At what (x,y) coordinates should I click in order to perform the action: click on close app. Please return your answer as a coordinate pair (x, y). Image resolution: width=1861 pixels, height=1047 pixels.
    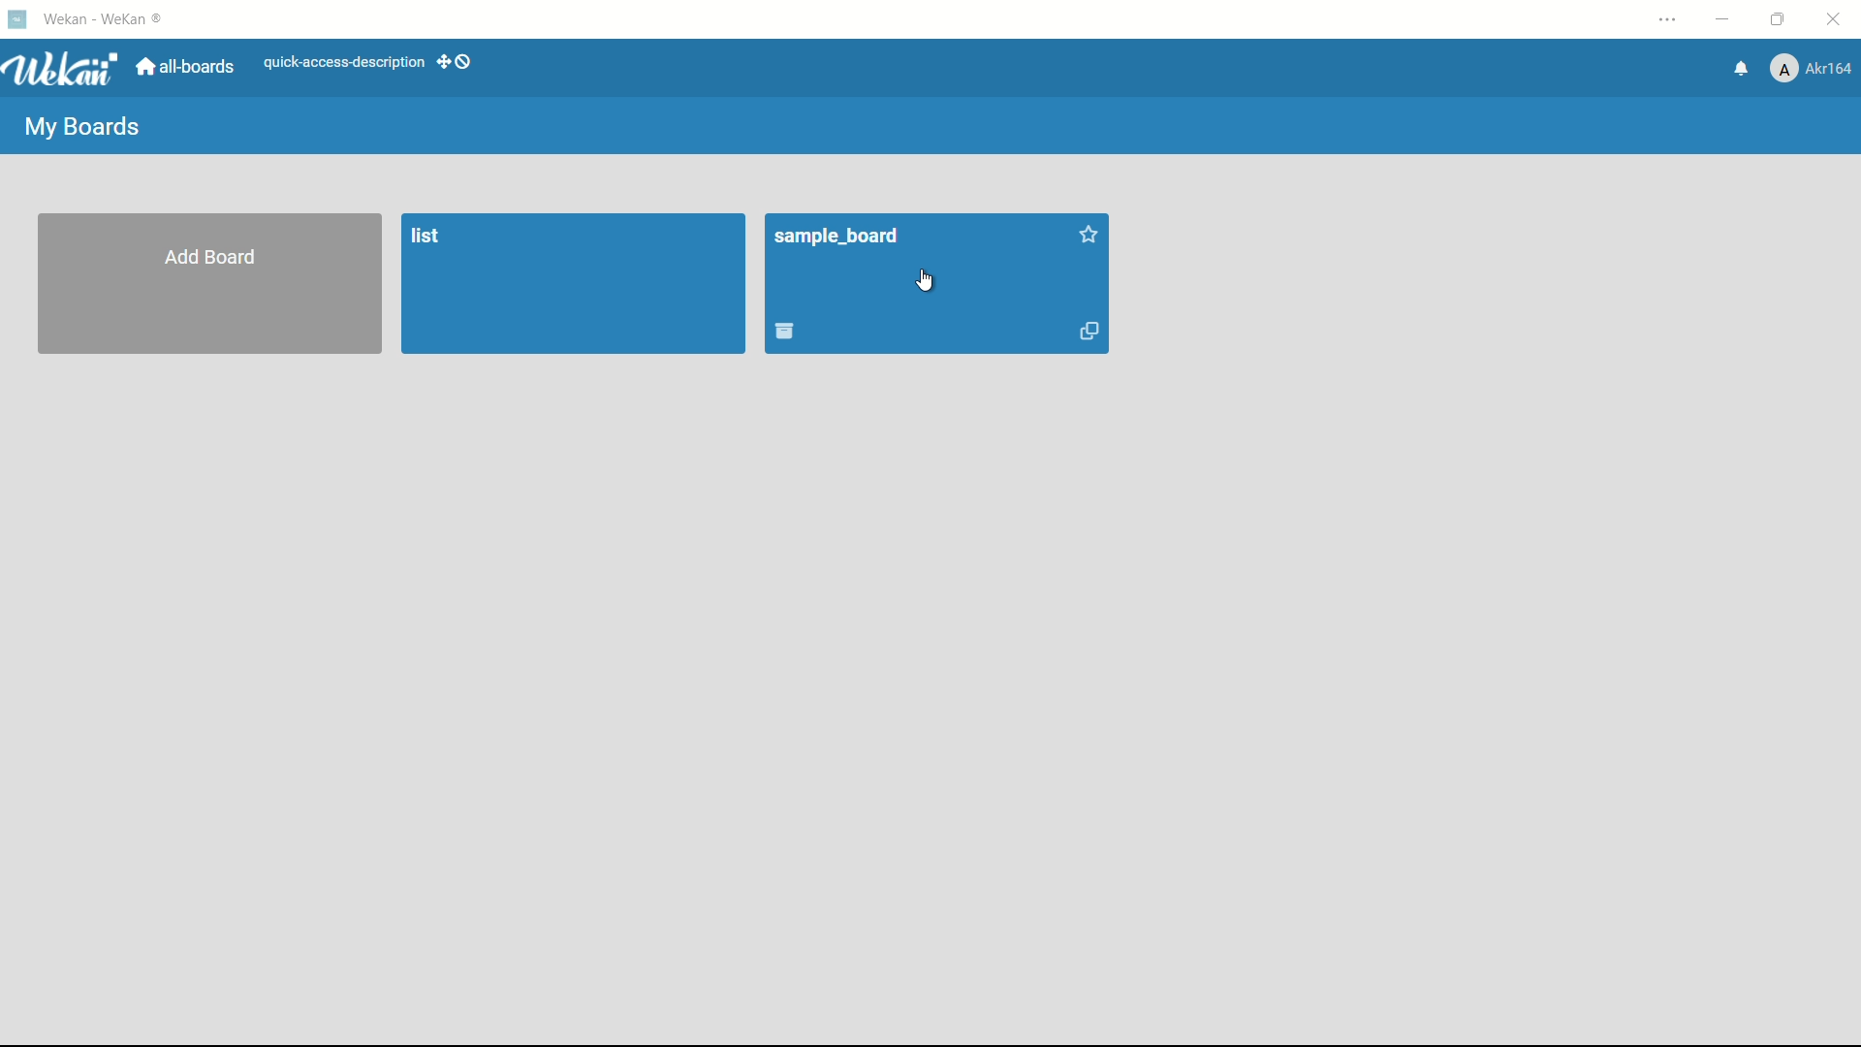
    Looking at the image, I should click on (1837, 19).